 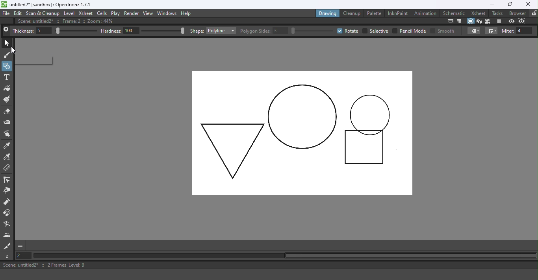 What do you see at coordinates (348, 31) in the screenshot?
I see `rotate` at bounding box center [348, 31].